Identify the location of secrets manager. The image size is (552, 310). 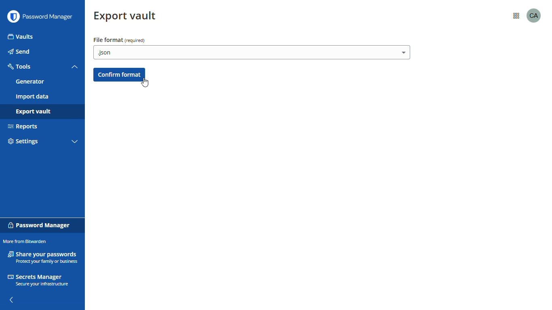
(39, 281).